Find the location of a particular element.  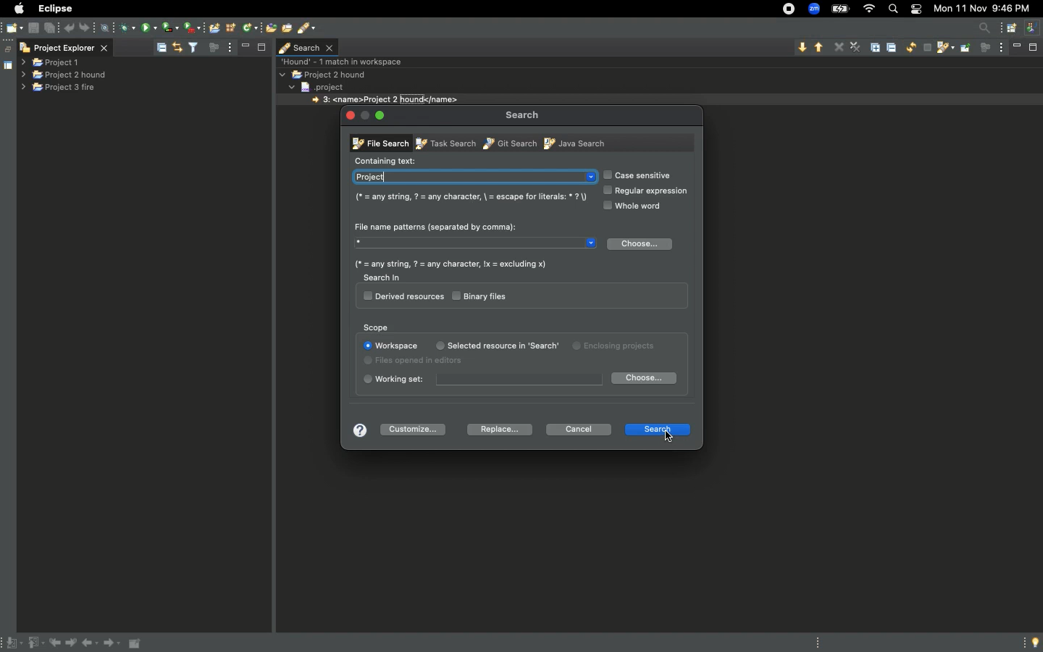

Hound - 1 match in workspace is located at coordinates (345, 61).